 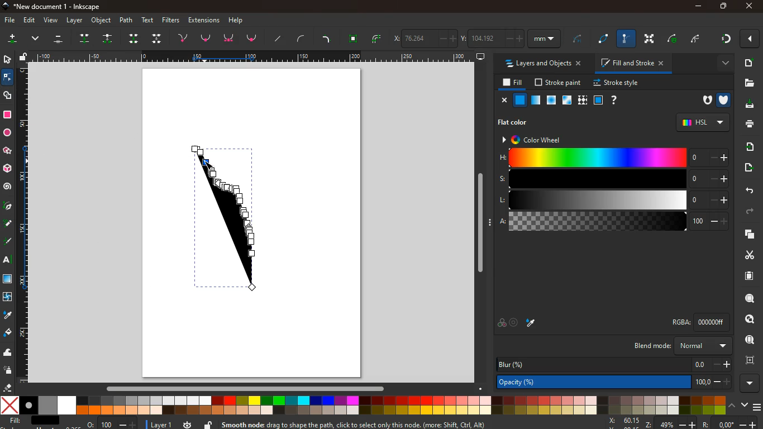 I want to click on filters, so click(x=173, y=20).